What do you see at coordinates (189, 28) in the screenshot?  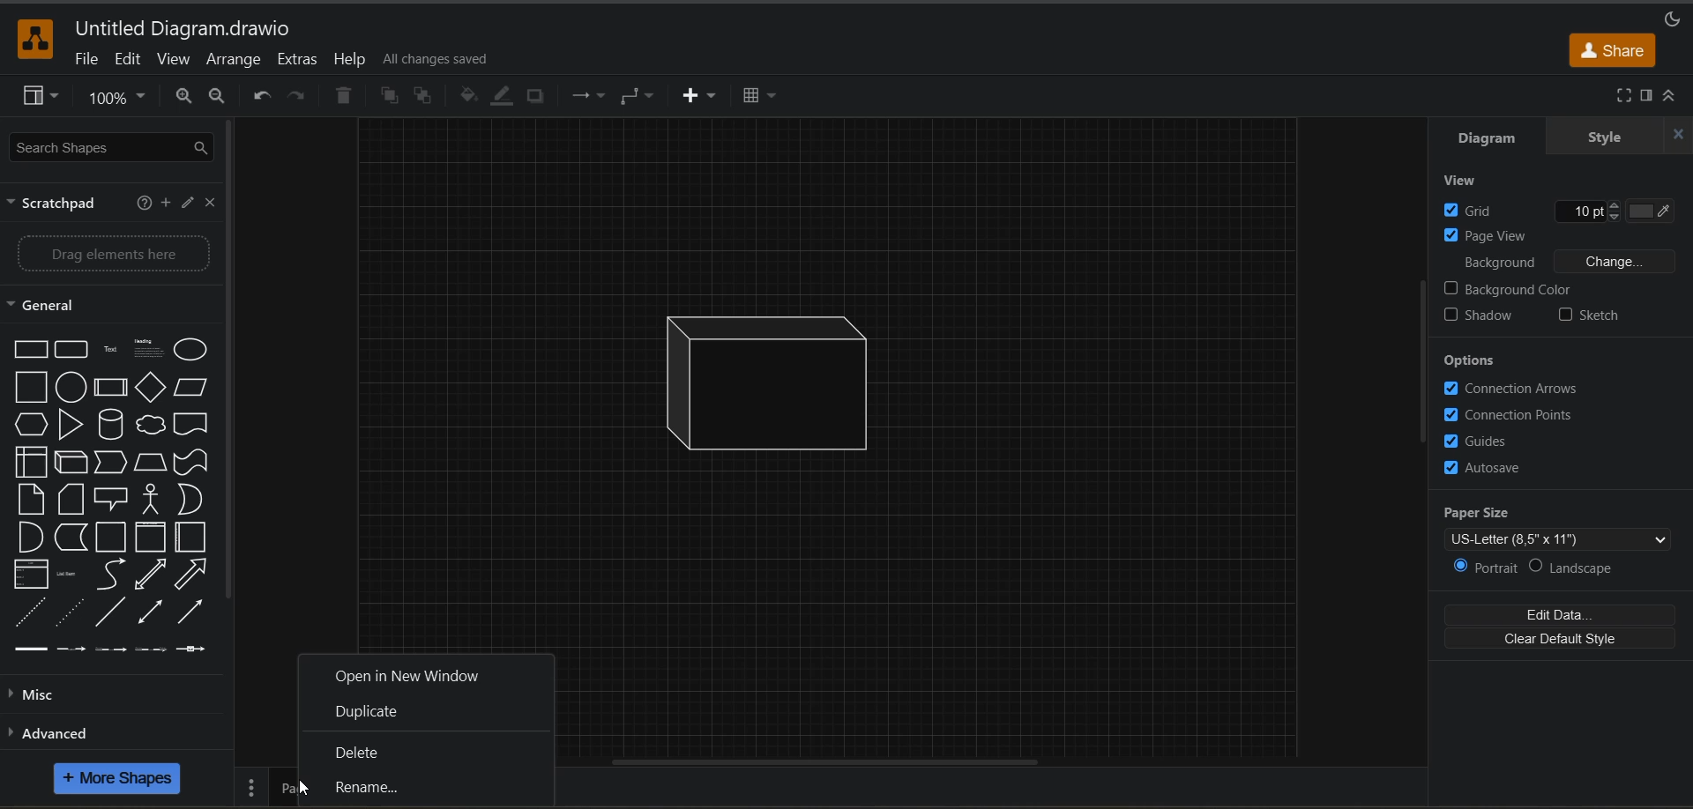 I see `file name - Untitled Diagram.drawio` at bounding box center [189, 28].